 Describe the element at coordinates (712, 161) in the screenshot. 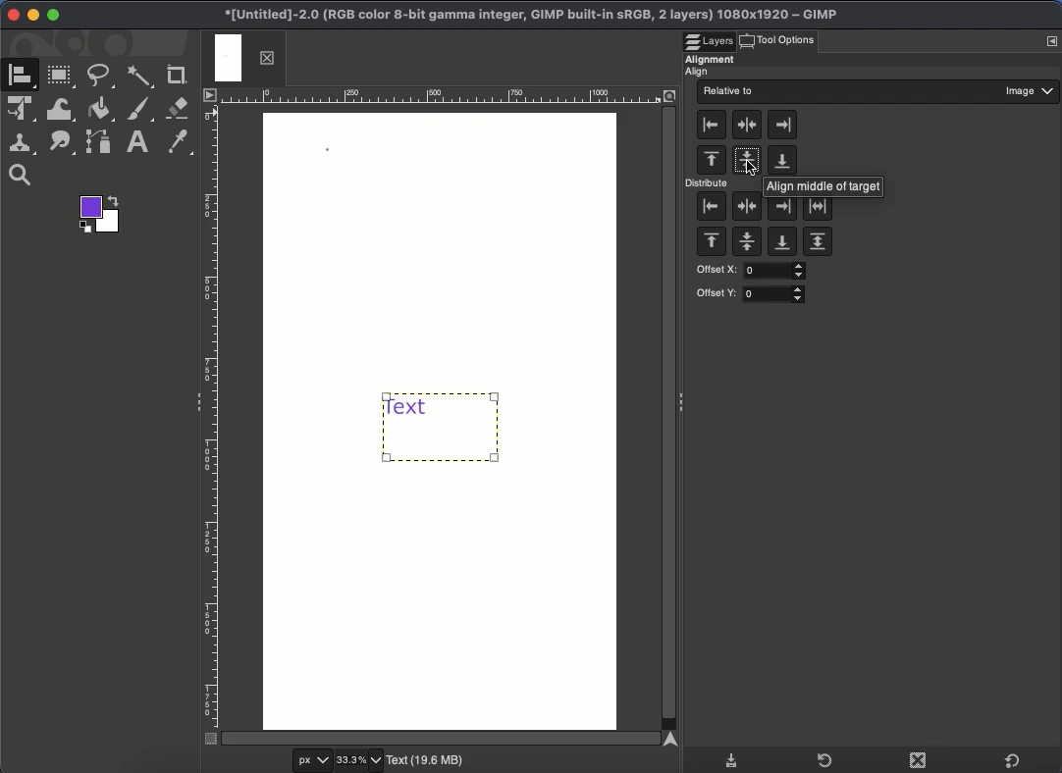

I see `Align to the top` at that location.